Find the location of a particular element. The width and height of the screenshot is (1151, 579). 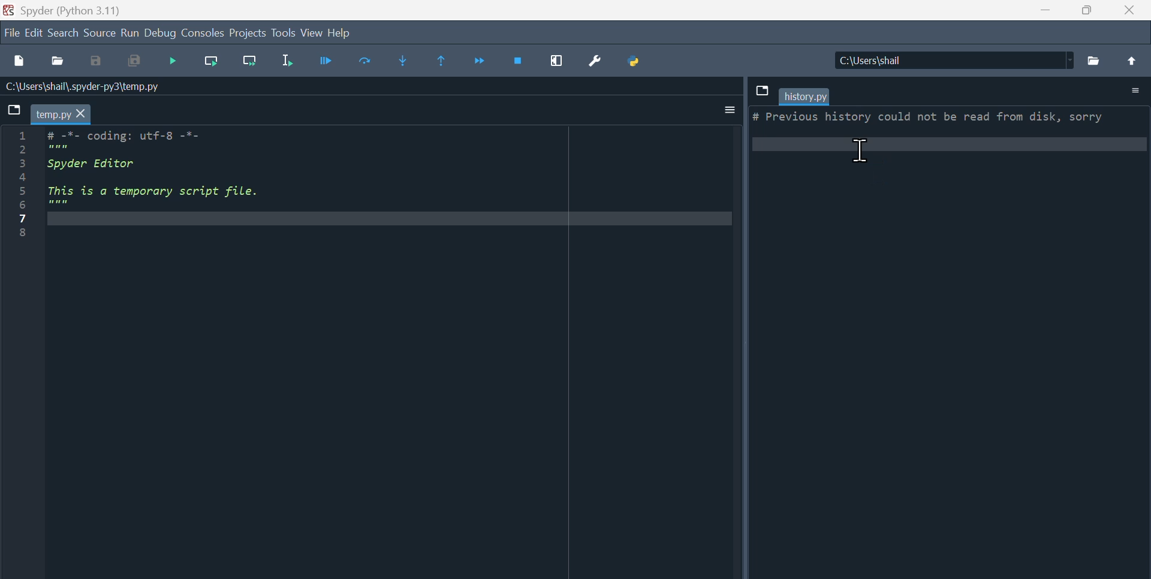

Run current line is located at coordinates (369, 62).